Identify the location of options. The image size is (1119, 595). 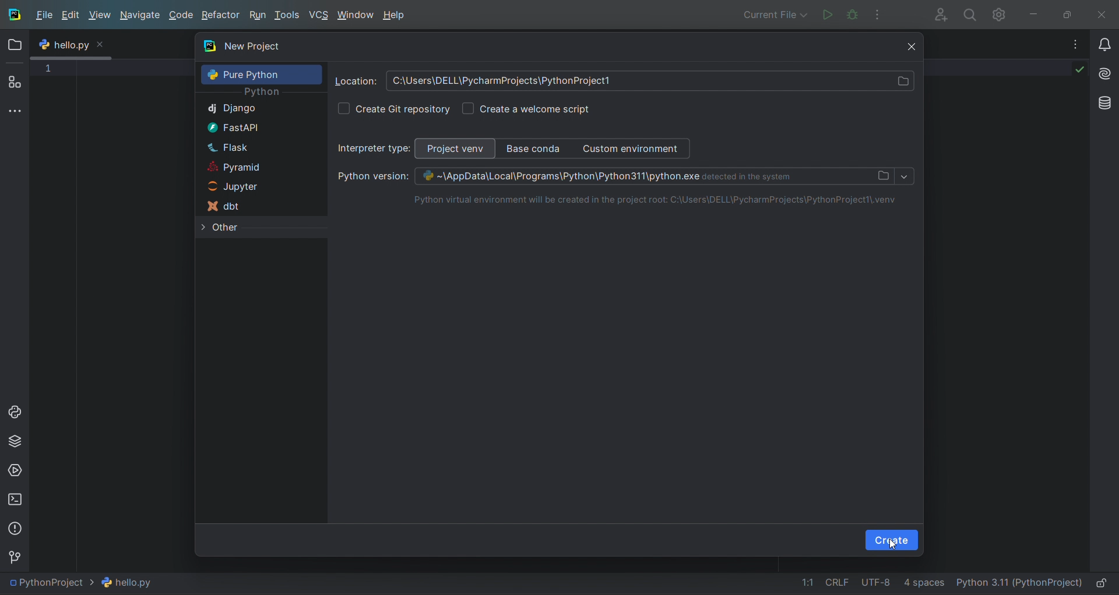
(1069, 44).